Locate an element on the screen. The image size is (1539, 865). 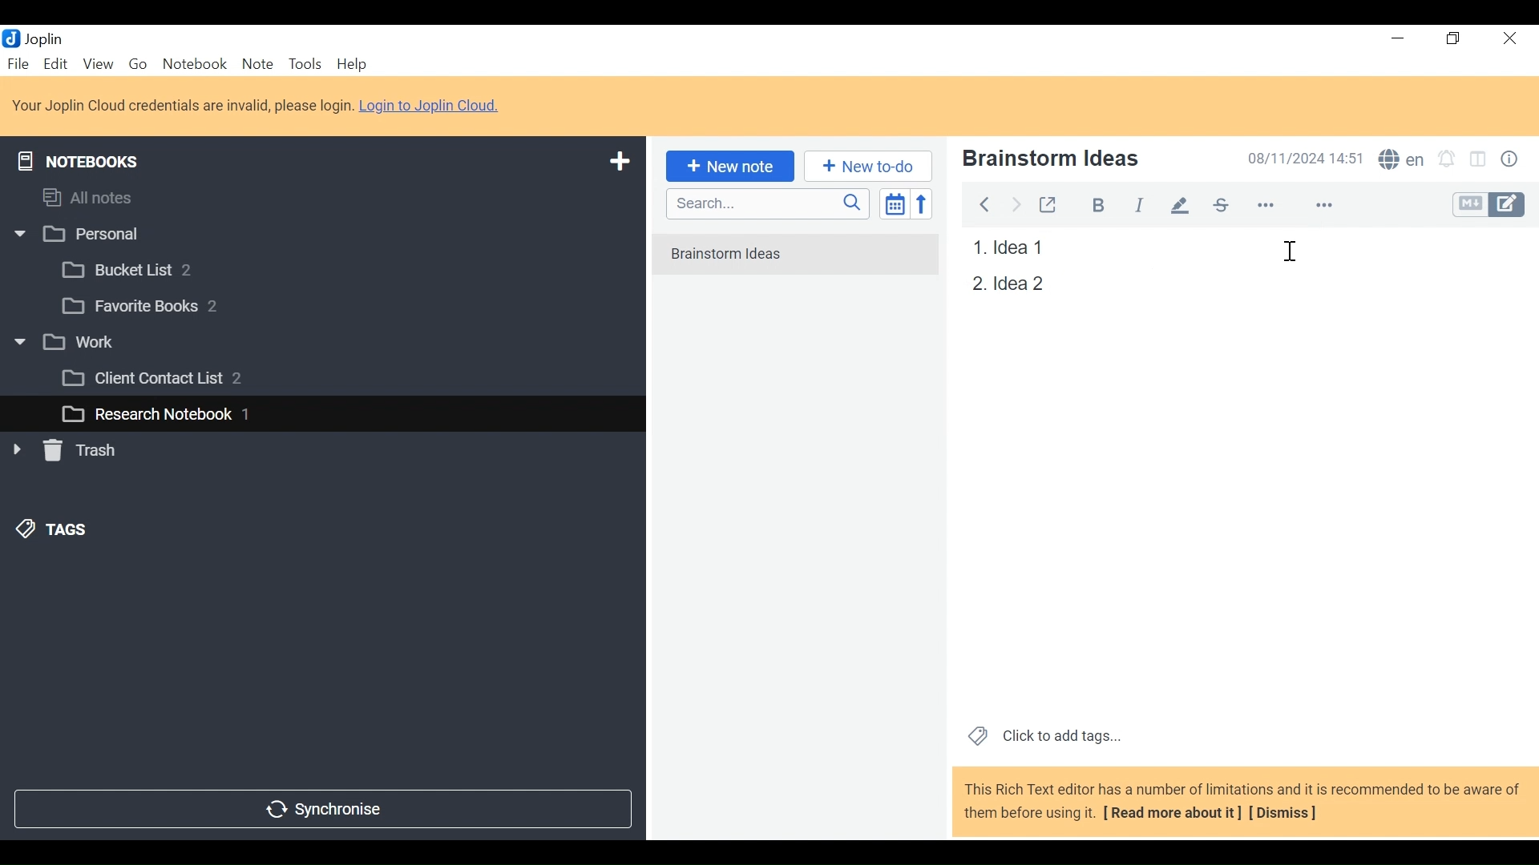
Add New to Do is located at coordinates (868, 167).